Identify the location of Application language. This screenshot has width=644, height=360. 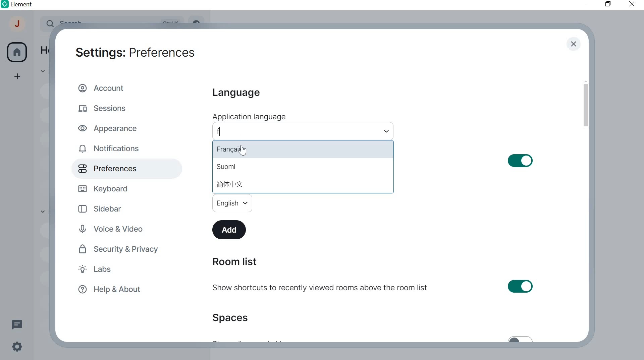
(249, 117).